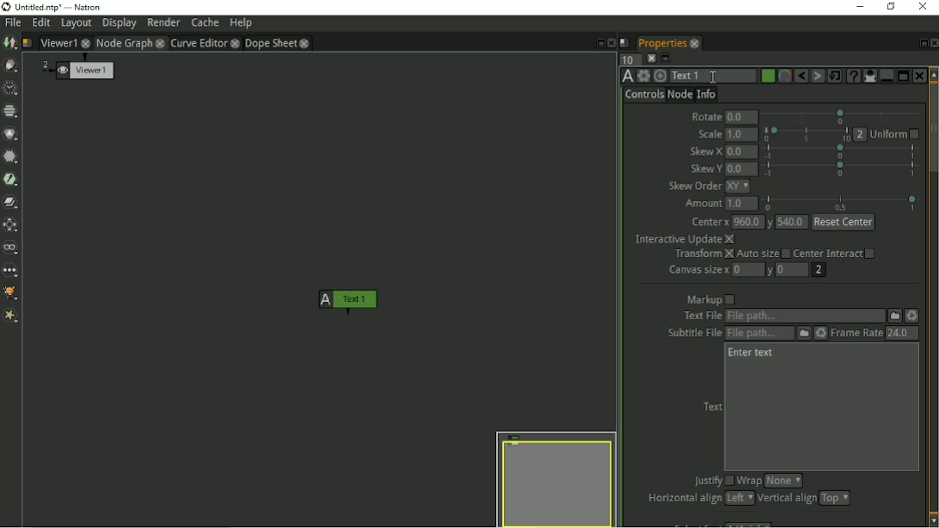 The height and width of the screenshot is (528, 939). What do you see at coordinates (627, 60) in the screenshot?
I see `Maximum number of panels ` at bounding box center [627, 60].